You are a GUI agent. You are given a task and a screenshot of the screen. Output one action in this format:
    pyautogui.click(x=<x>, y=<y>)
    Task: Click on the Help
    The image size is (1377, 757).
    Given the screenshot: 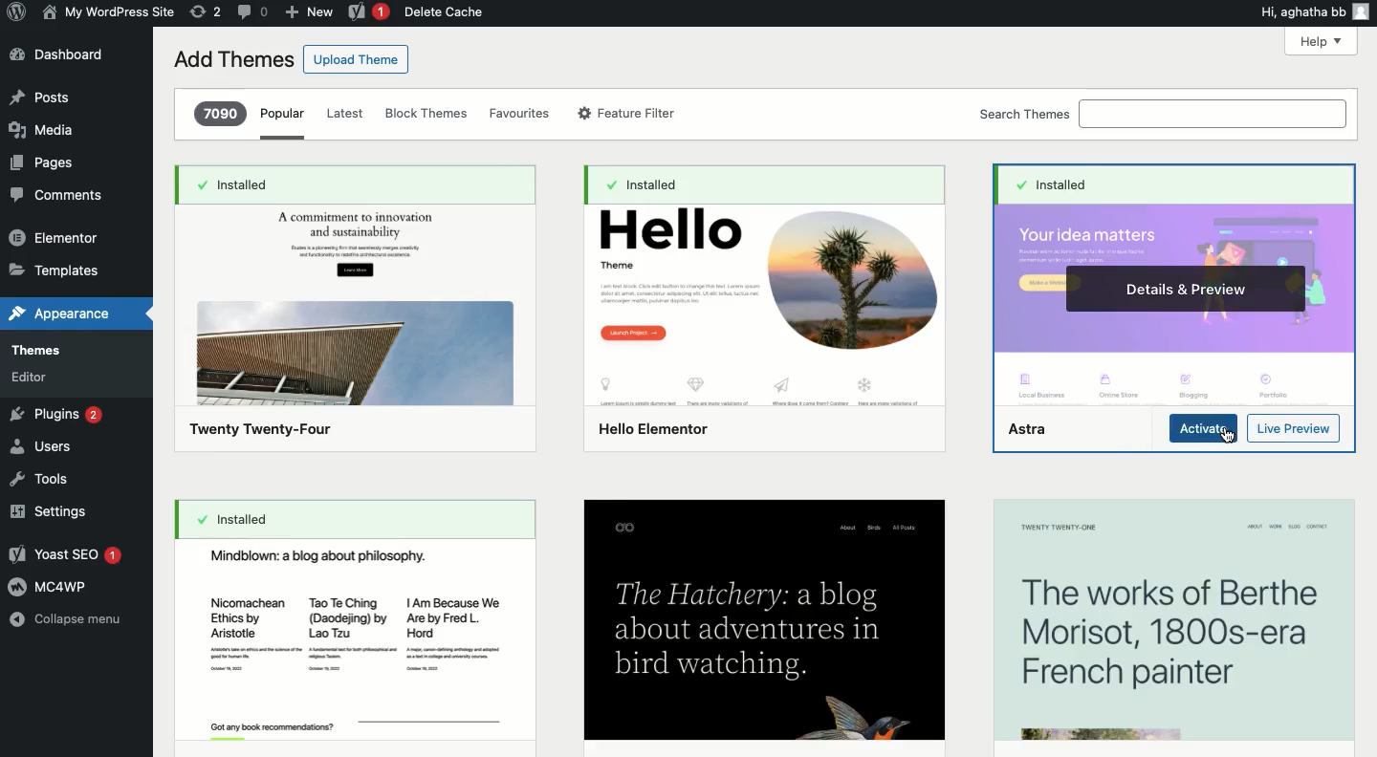 What is the action you would take?
    pyautogui.click(x=1324, y=42)
    